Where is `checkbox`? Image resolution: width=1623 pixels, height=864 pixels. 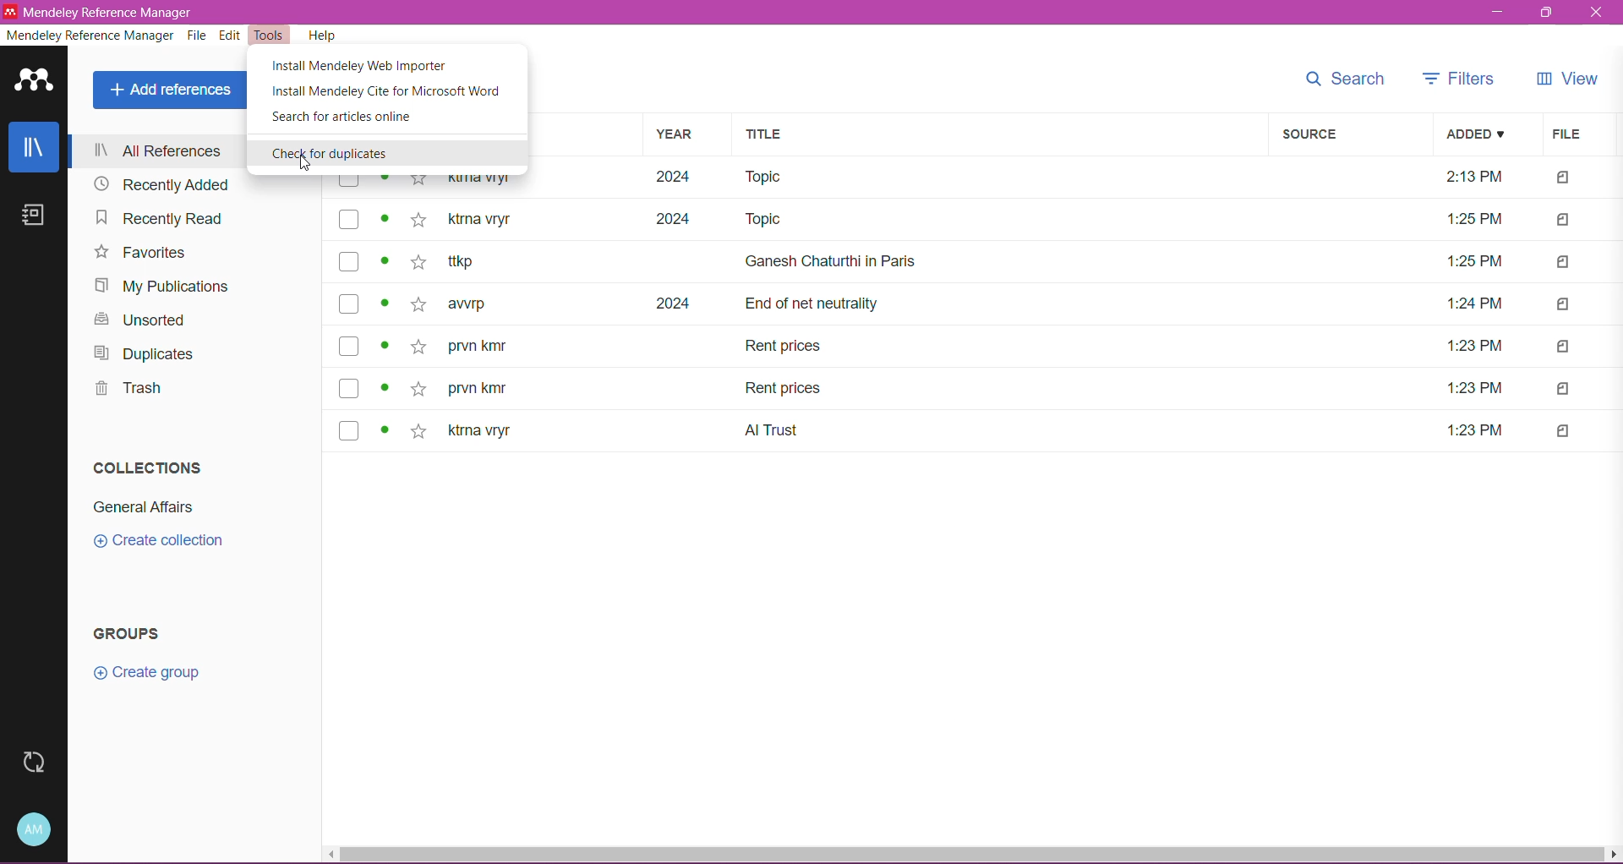
checkbox is located at coordinates (348, 303).